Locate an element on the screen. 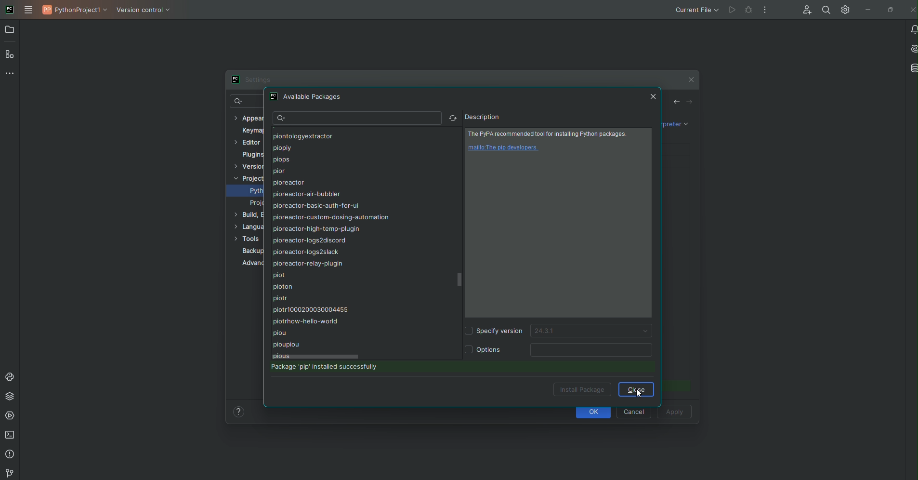 Image resolution: width=918 pixels, height=480 pixels. piou is located at coordinates (282, 333).